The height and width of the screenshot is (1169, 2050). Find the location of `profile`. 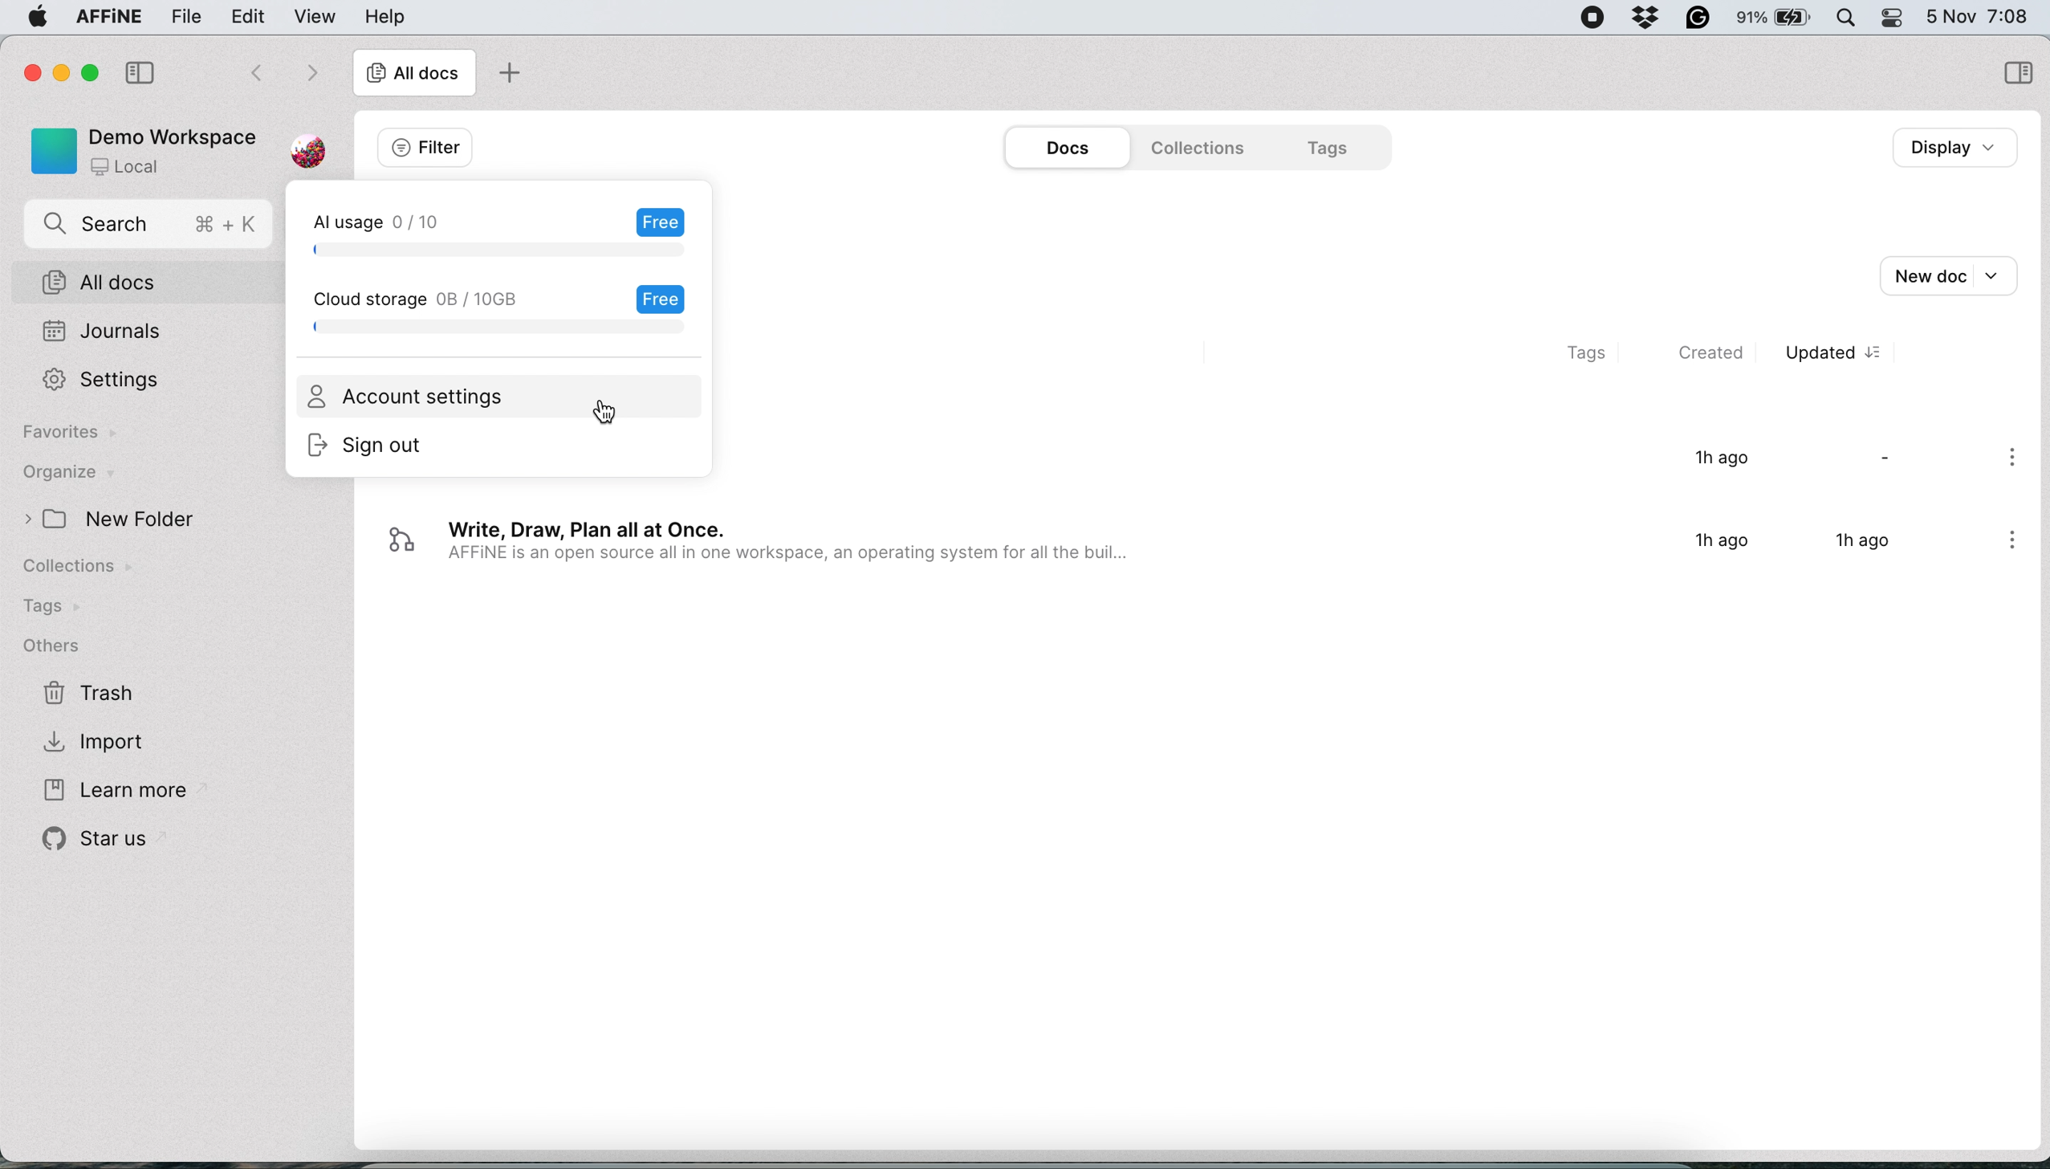

profile is located at coordinates (317, 145).